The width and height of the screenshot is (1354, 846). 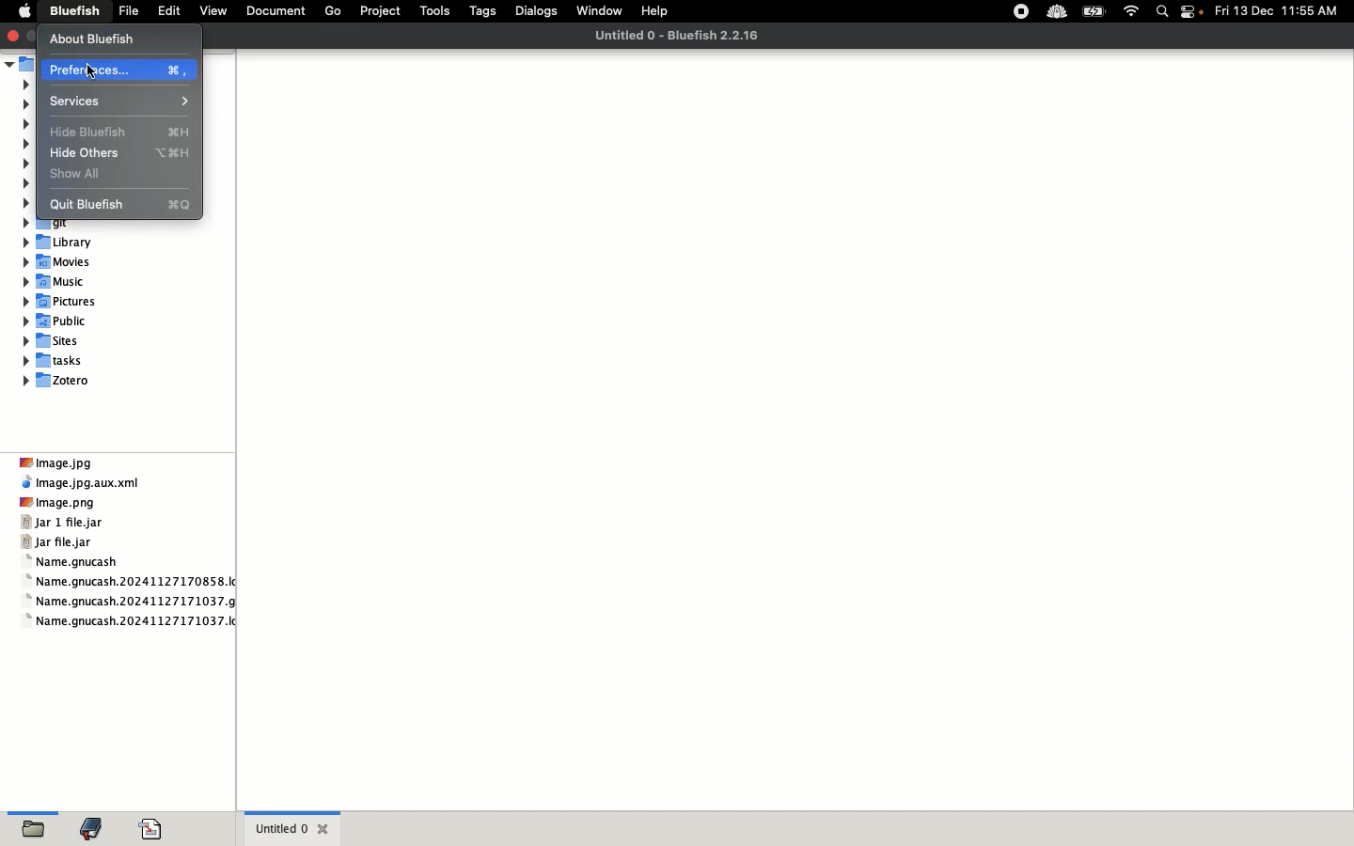 I want to click on show all, so click(x=85, y=173).